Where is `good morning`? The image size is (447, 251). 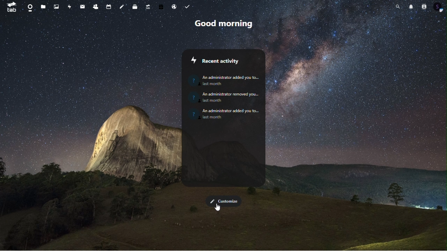
good morning is located at coordinates (225, 23).